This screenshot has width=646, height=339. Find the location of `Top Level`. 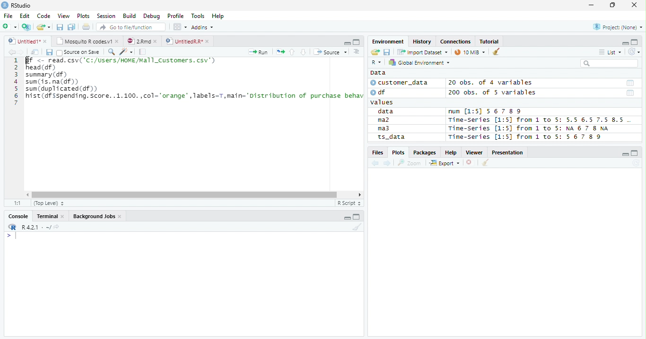

Top Level is located at coordinates (48, 203).